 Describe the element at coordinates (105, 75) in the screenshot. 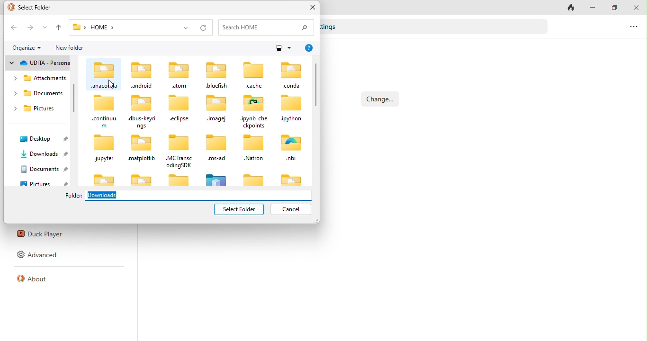

I see `.anaconda` at that location.